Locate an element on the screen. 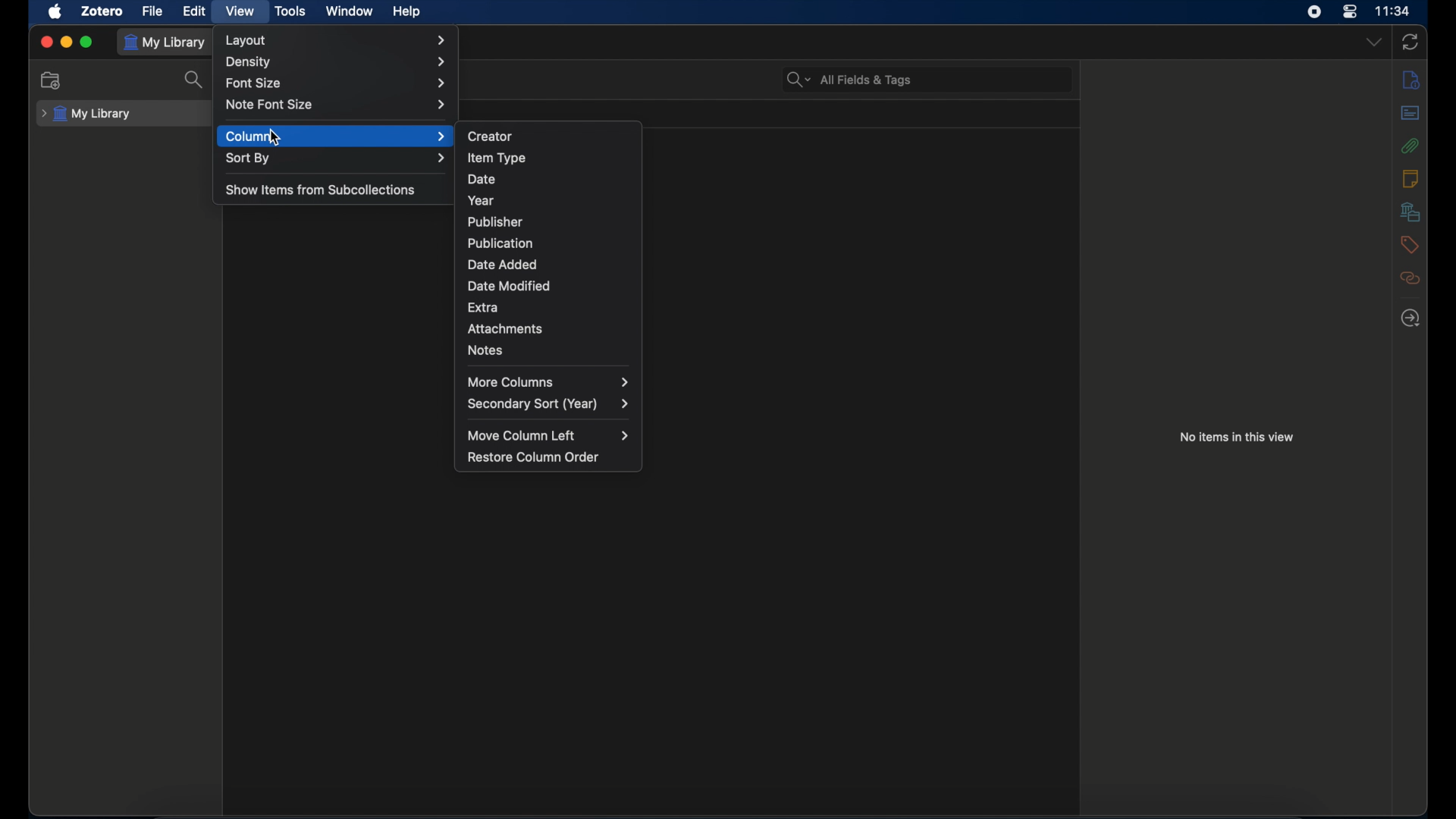 The height and width of the screenshot is (819, 1456). view is located at coordinates (240, 11).